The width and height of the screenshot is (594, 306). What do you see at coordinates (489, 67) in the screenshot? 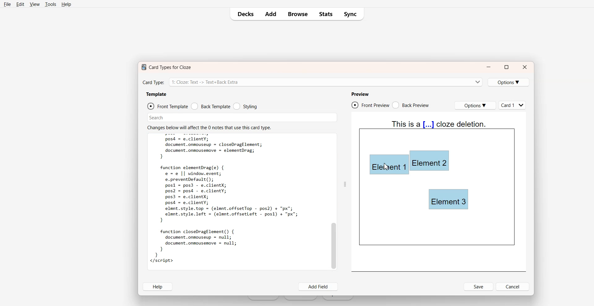
I see `Minimize` at bounding box center [489, 67].